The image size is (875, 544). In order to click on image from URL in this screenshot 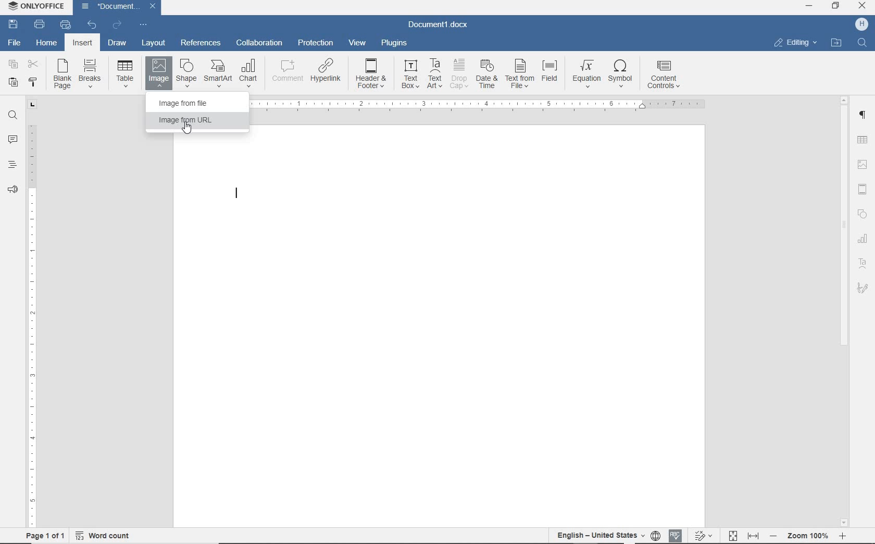, I will do `click(187, 121)`.